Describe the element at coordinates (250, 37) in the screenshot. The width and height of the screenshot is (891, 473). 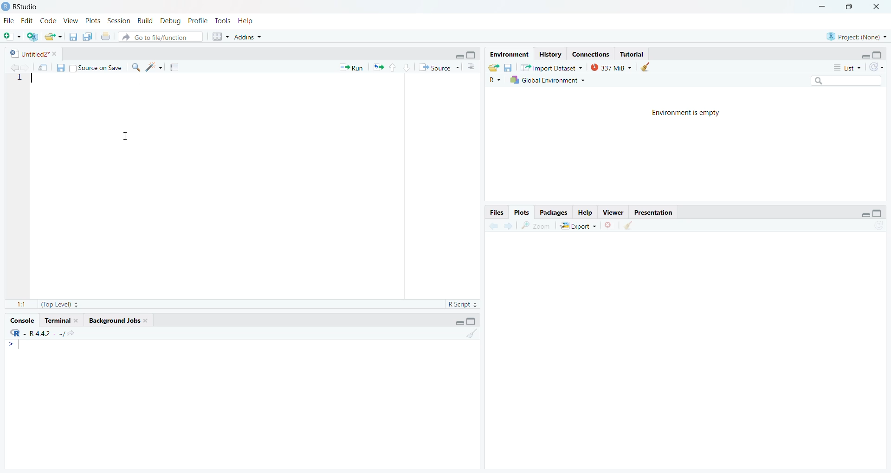
I see ` Addins ~` at that location.